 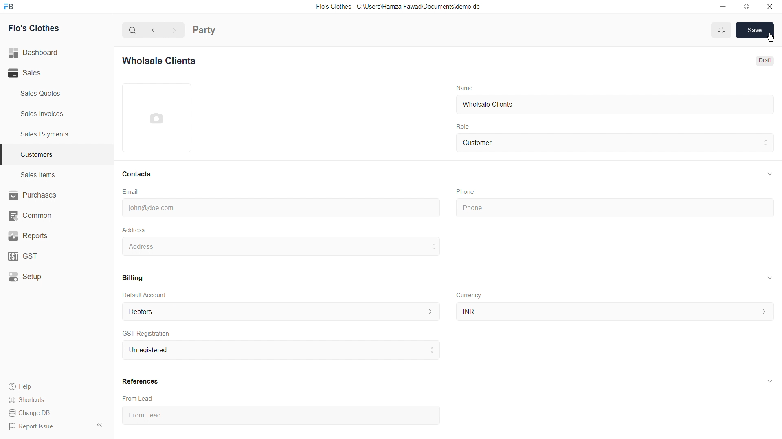 I want to click on GST Registration, so click(x=147, y=334).